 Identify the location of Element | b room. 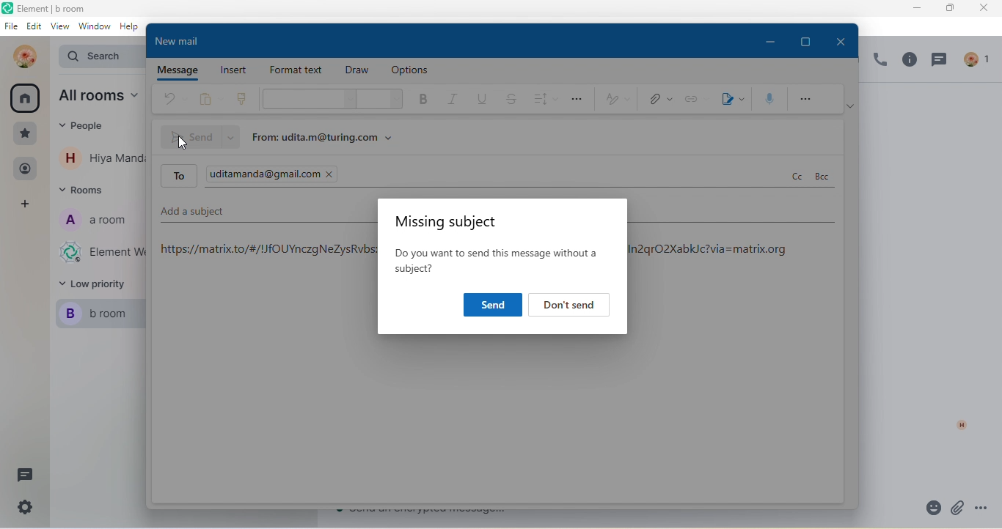
(60, 8).